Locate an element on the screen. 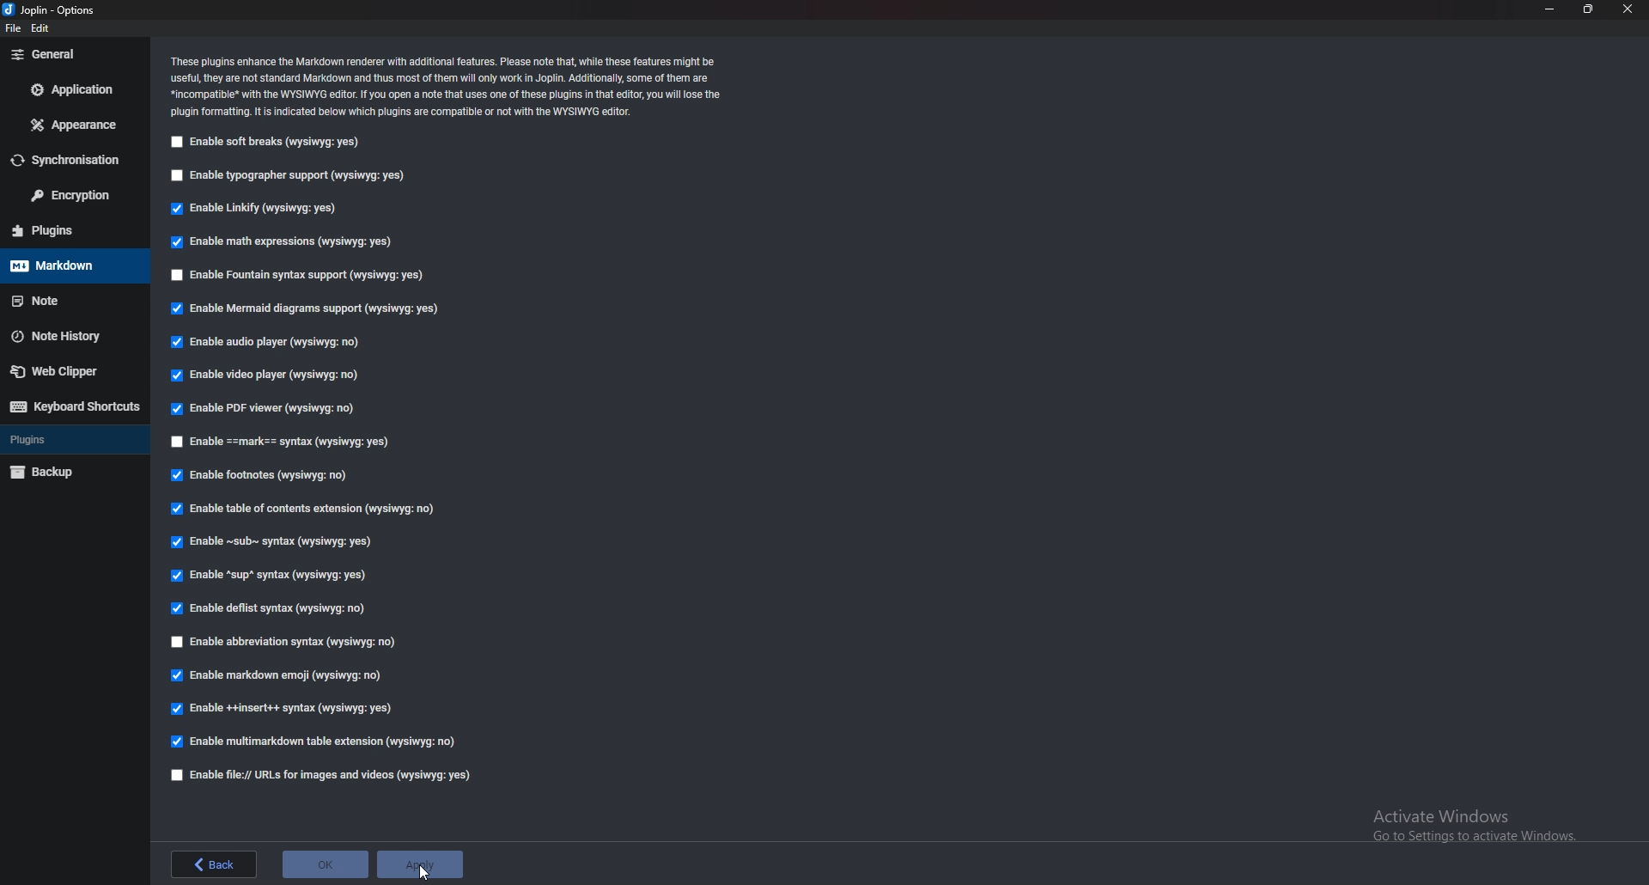  options is located at coordinates (54, 10).